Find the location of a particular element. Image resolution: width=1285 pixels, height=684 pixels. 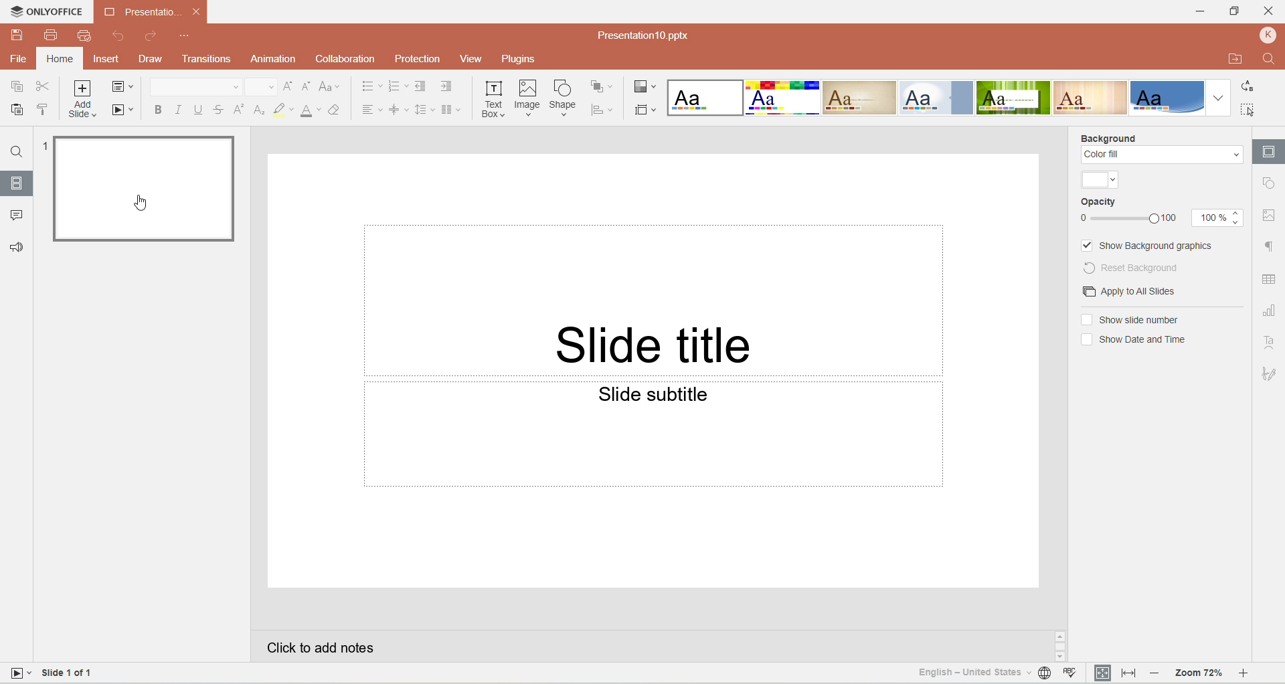

Apply to all slides is located at coordinates (1124, 292).